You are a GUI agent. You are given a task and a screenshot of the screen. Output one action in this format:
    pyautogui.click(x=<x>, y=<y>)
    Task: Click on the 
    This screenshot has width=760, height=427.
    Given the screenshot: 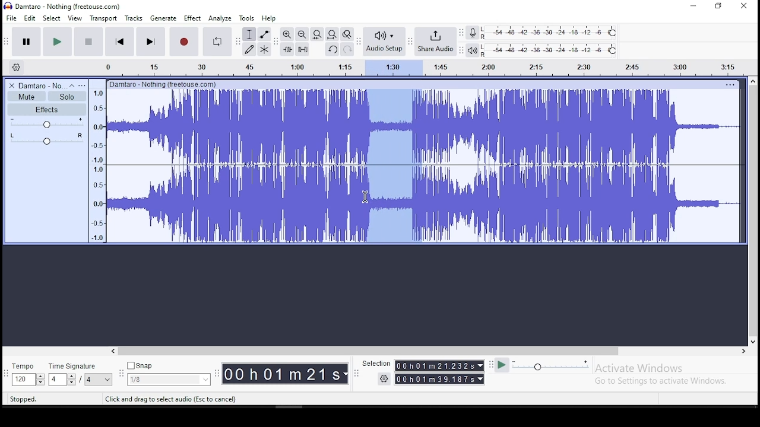 What is the action you would take?
    pyautogui.click(x=217, y=372)
    